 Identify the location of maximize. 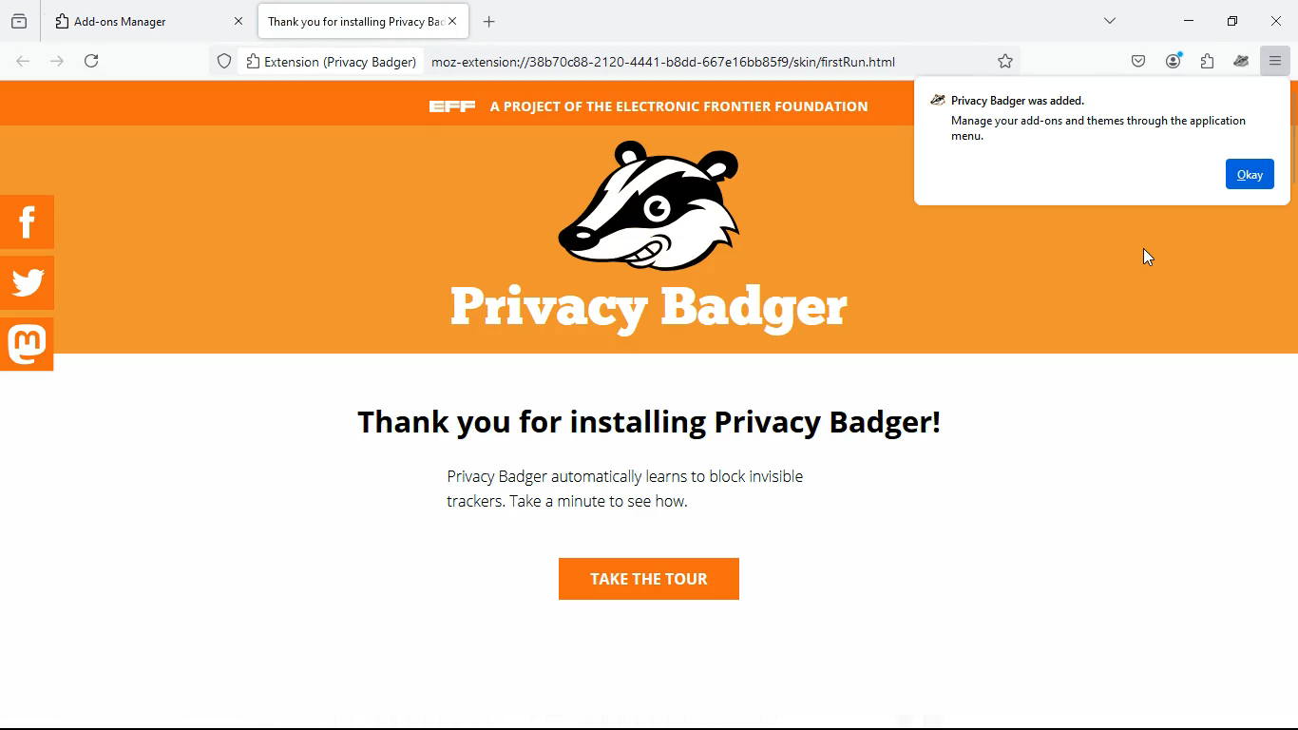
(1231, 21).